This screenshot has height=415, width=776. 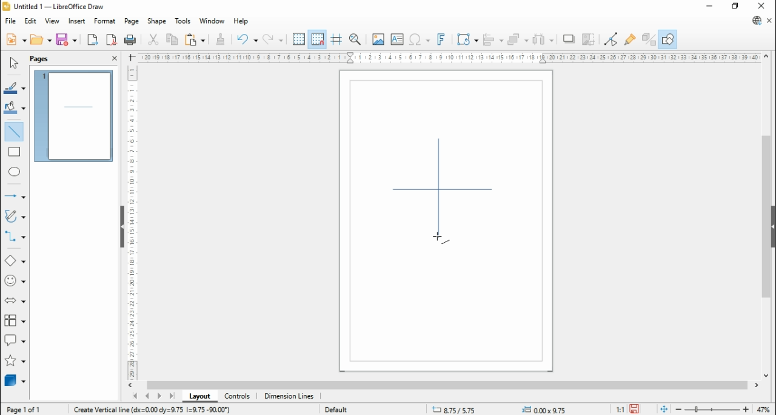 What do you see at coordinates (289, 397) in the screenshot?
I see `dimension lines` at bounding box center [289, 397].